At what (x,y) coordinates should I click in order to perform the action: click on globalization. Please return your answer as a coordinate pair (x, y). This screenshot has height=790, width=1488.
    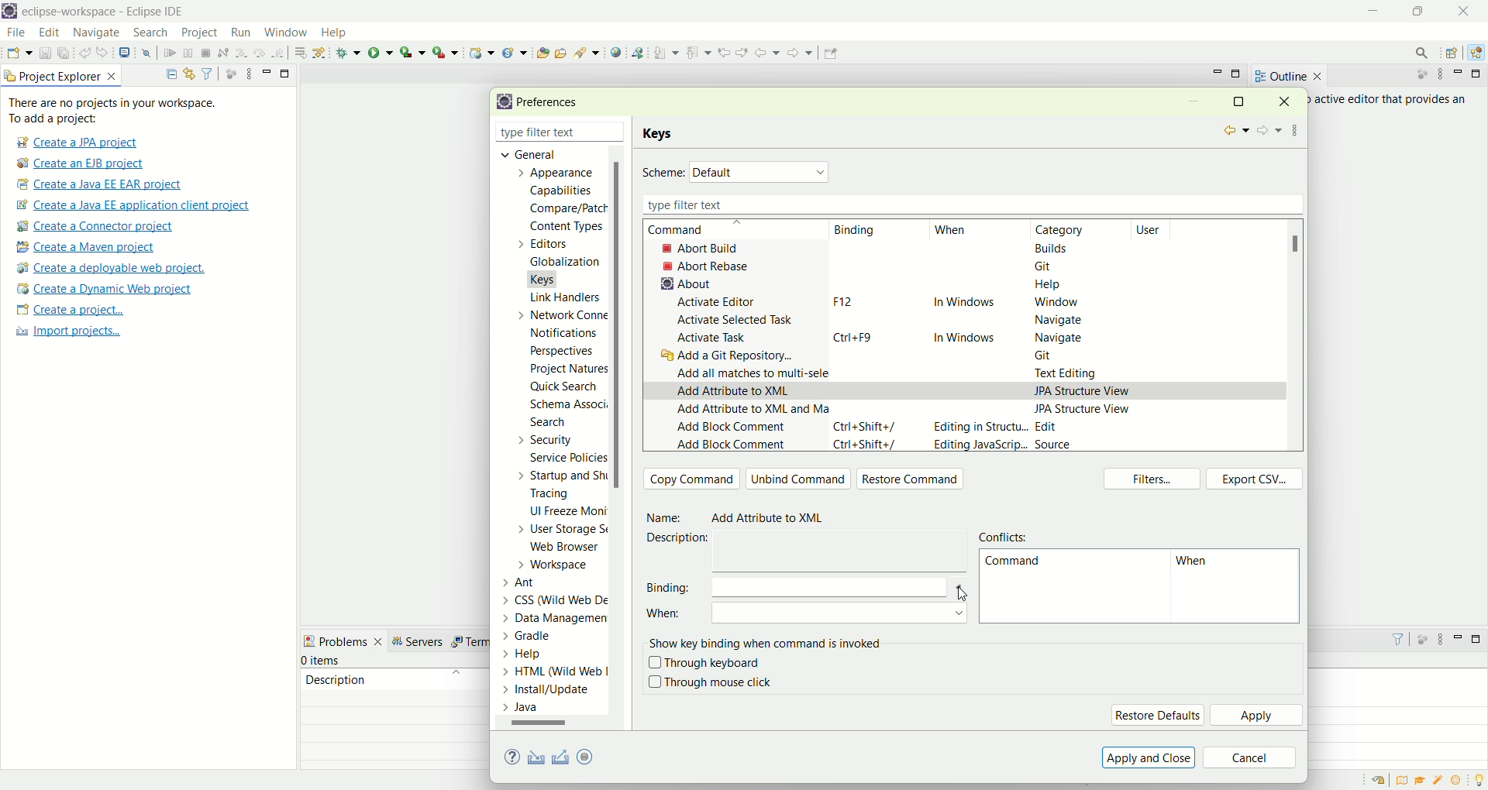
    Looking at the image, I should click on (563, 263).